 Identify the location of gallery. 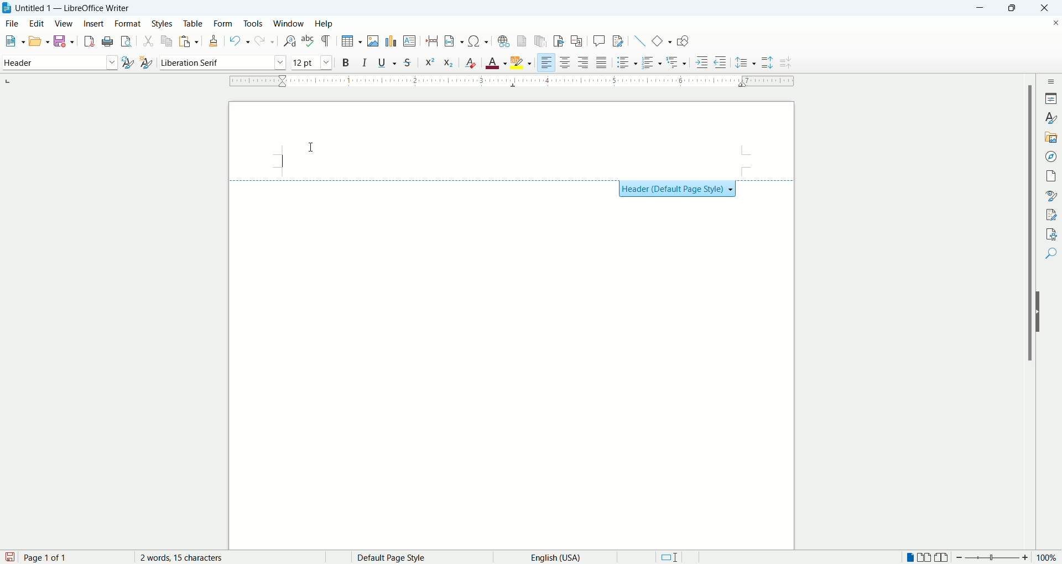
(1051, 138).